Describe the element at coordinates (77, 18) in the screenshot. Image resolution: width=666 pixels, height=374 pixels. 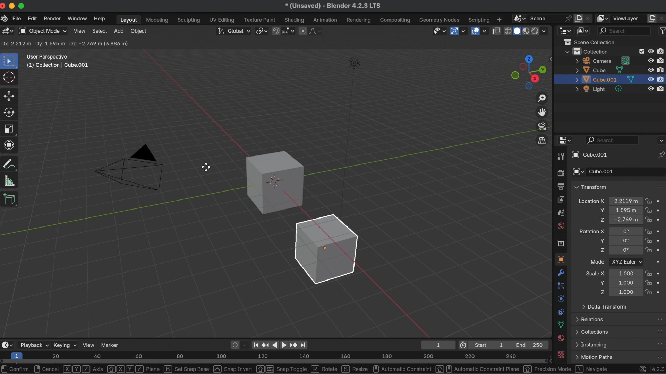
I see `window` at that location.